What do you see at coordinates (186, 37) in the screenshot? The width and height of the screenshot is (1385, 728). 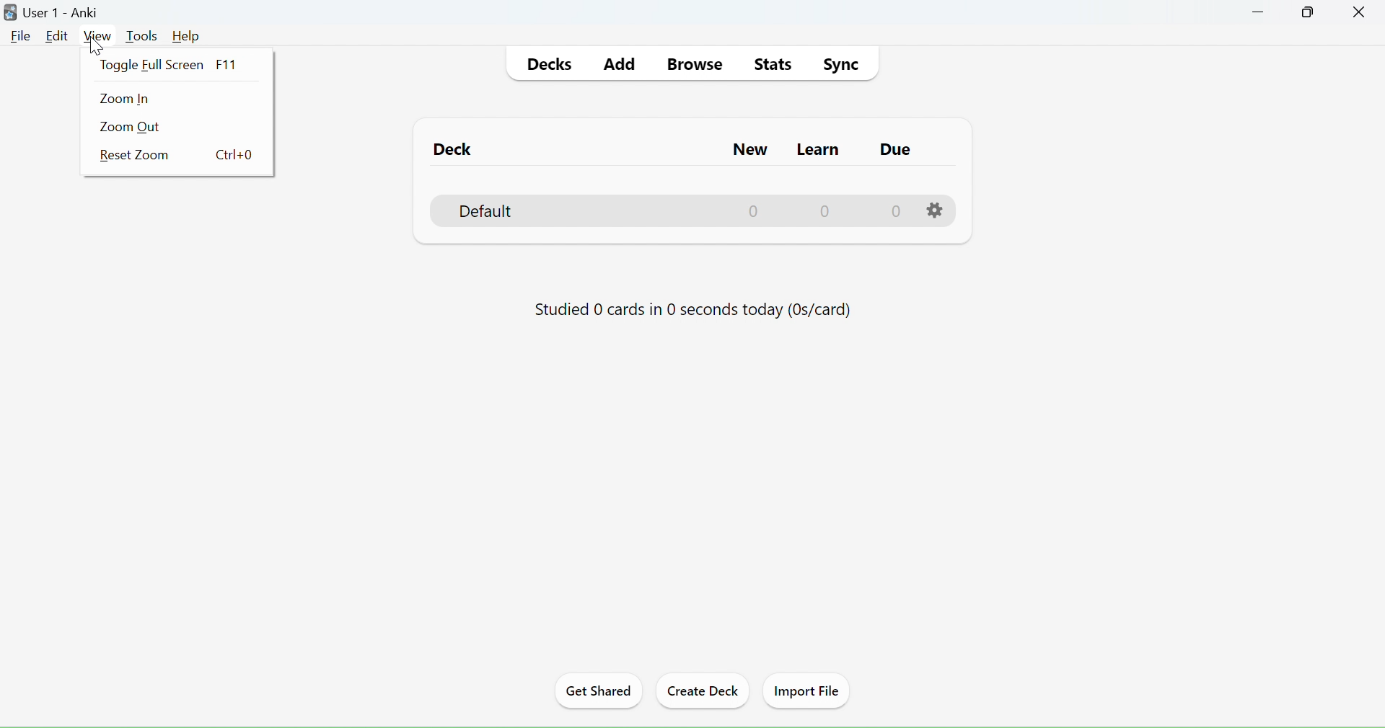 I see `help` at bounding box center [186, 37].